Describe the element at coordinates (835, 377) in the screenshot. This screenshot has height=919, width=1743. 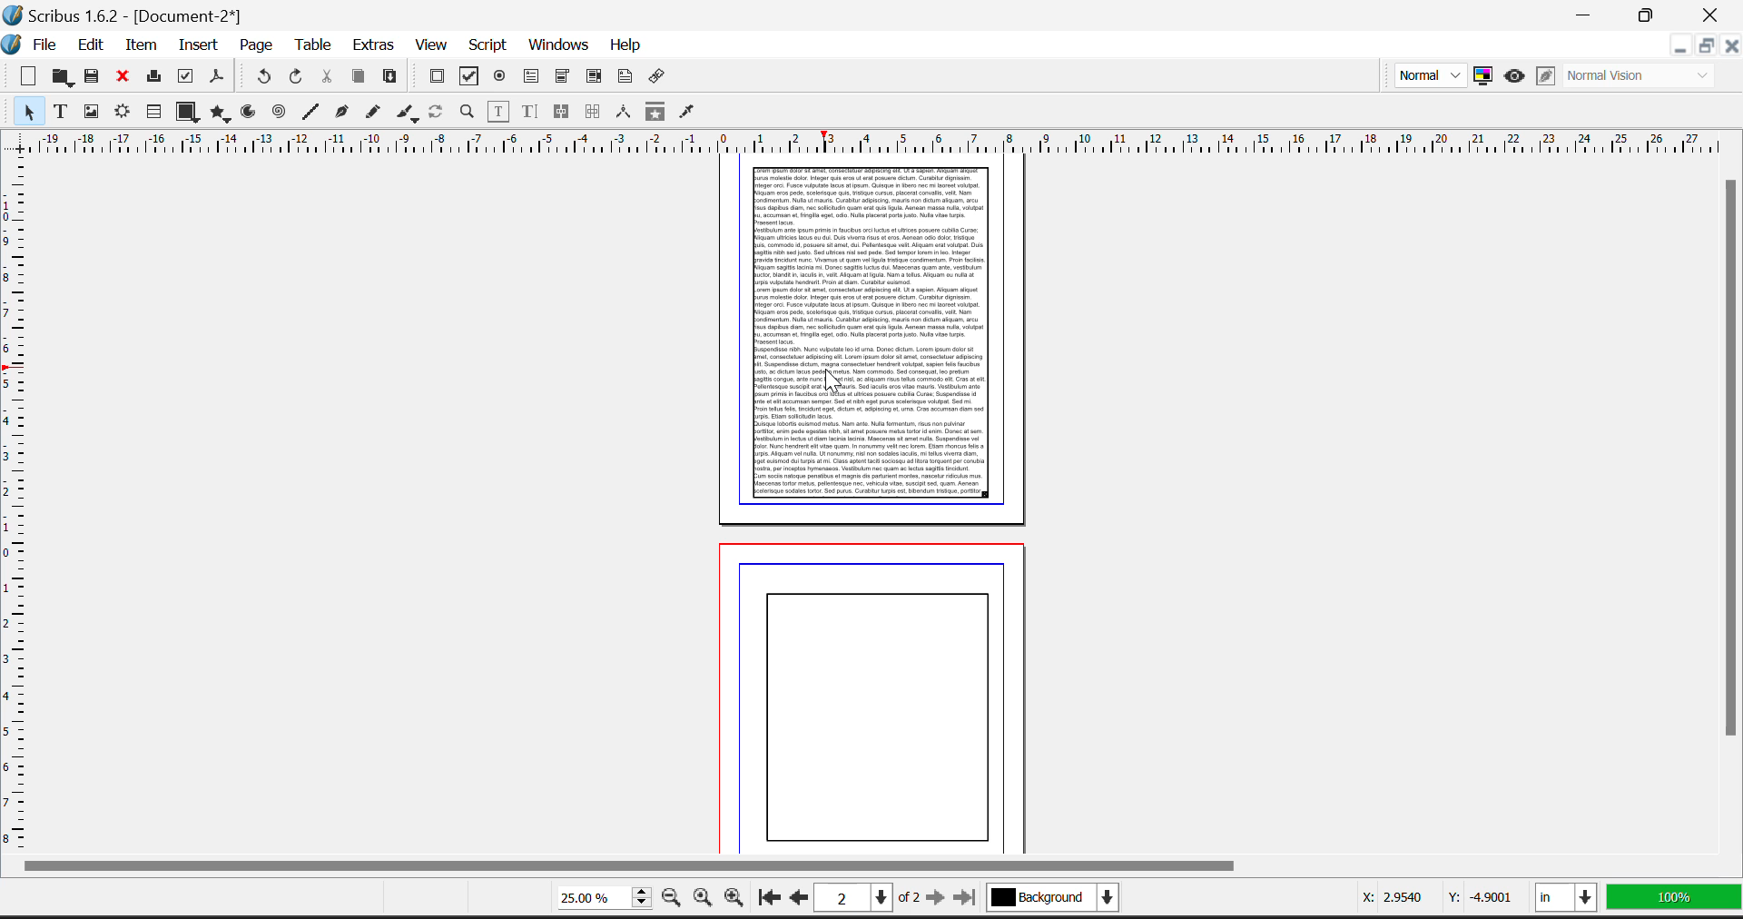
I see `Cursor Position` at that location.